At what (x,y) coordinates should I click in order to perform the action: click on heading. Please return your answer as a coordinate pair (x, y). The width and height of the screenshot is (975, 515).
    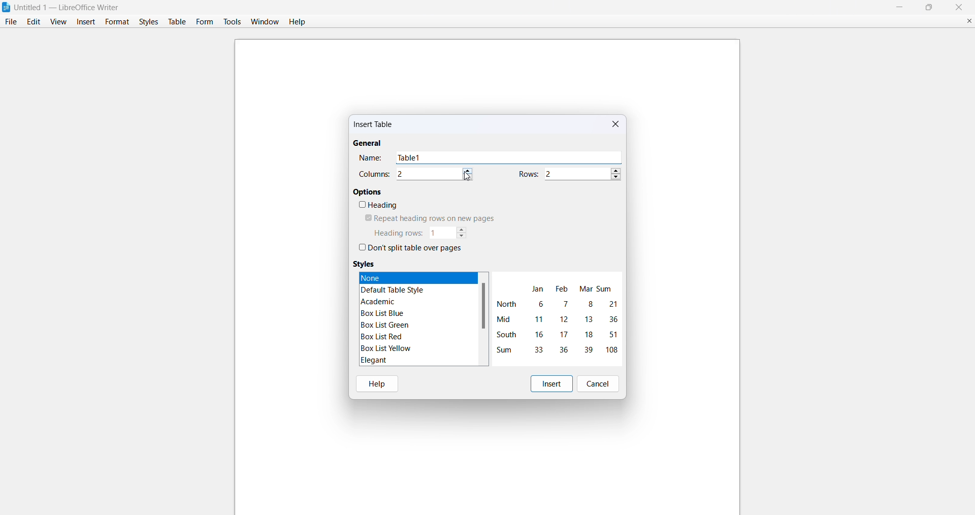
    Looking at the image, I should click on (378, 206).